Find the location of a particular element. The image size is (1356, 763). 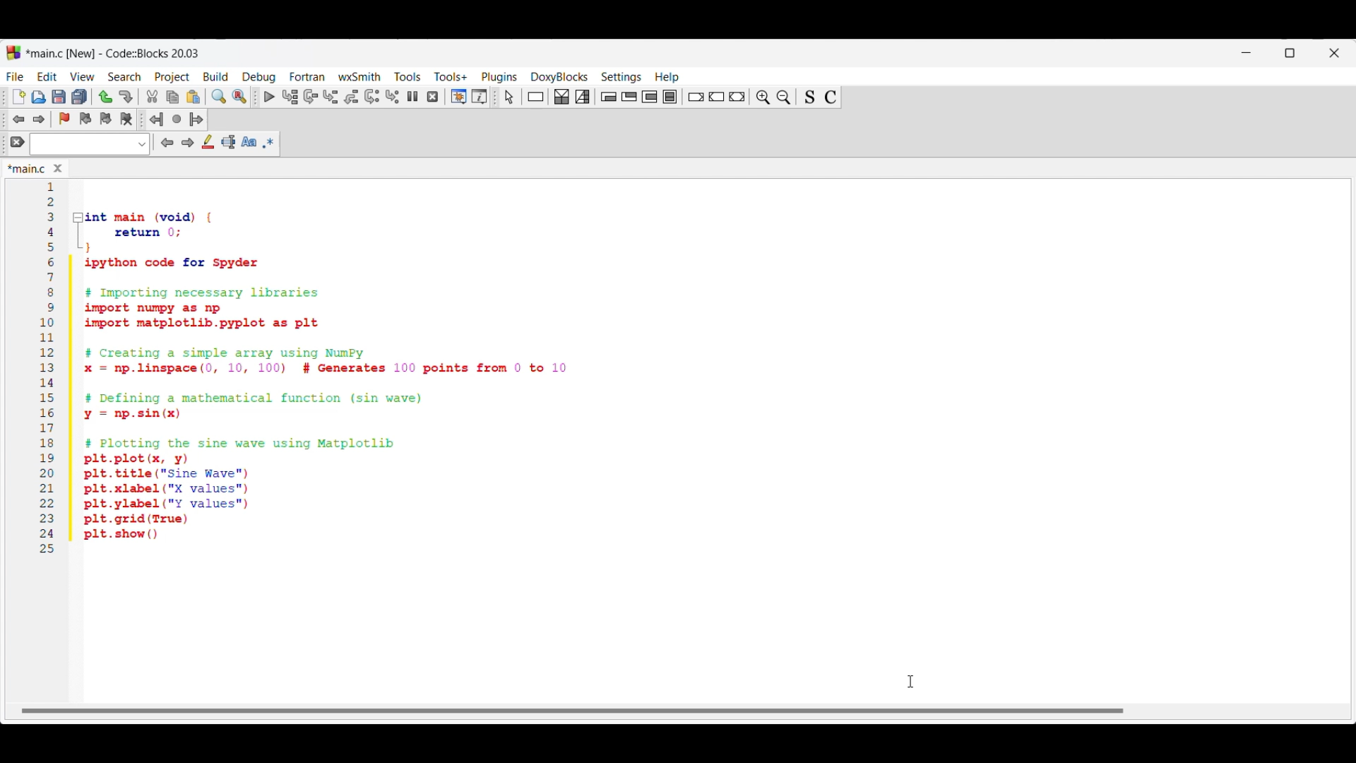

Save is located at coordinates (59, 97).